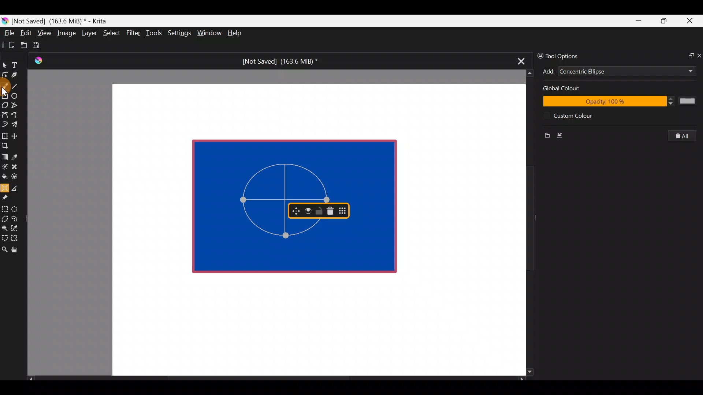  What do you see at coordinates (4, 116) in the screenshot?
I see `Bezier curve tool` at bounding box center [4, 116].